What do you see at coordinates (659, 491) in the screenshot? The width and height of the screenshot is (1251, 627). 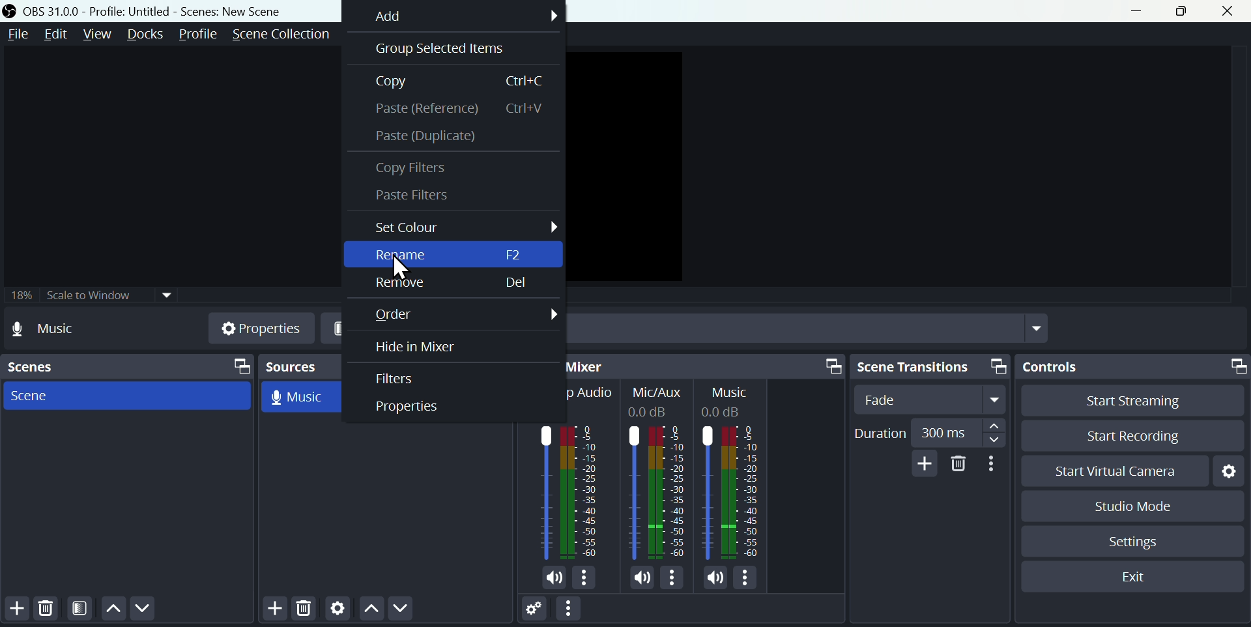 I see `` at bounding box center [659, 491].